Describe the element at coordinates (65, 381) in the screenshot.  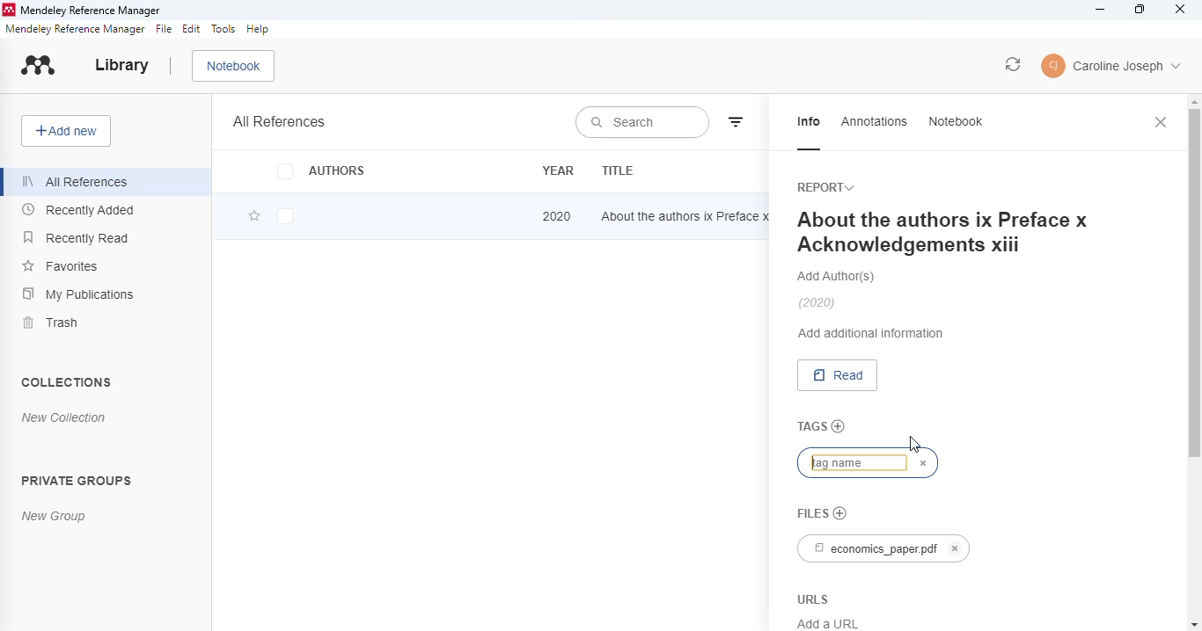
I see `collections` at that location.